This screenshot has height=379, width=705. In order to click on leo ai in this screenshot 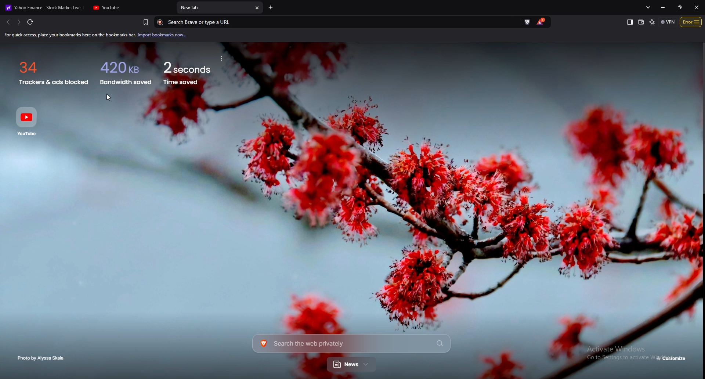, I will do `click(652, 22)`.